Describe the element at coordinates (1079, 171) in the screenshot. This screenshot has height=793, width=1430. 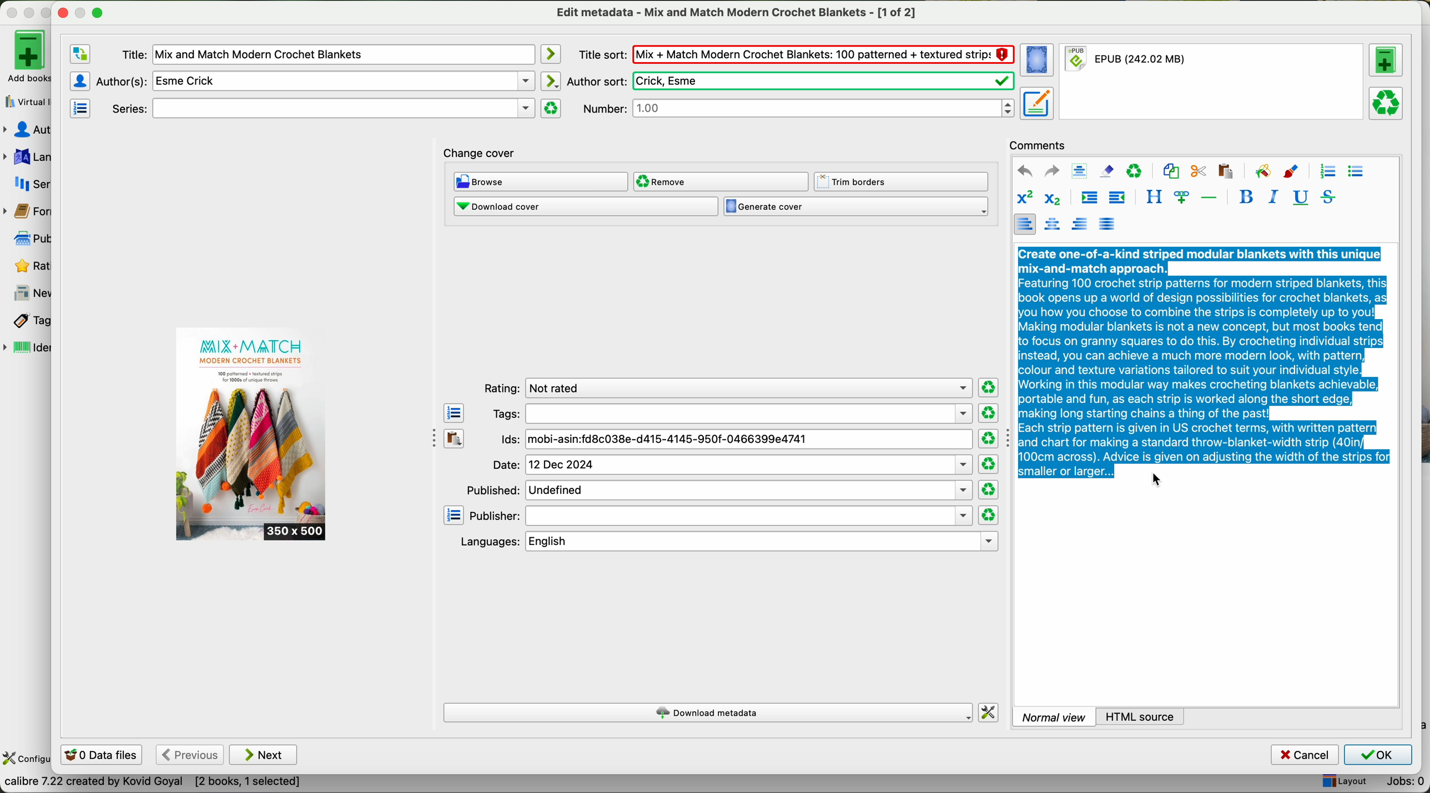
I see `select all` at that location.